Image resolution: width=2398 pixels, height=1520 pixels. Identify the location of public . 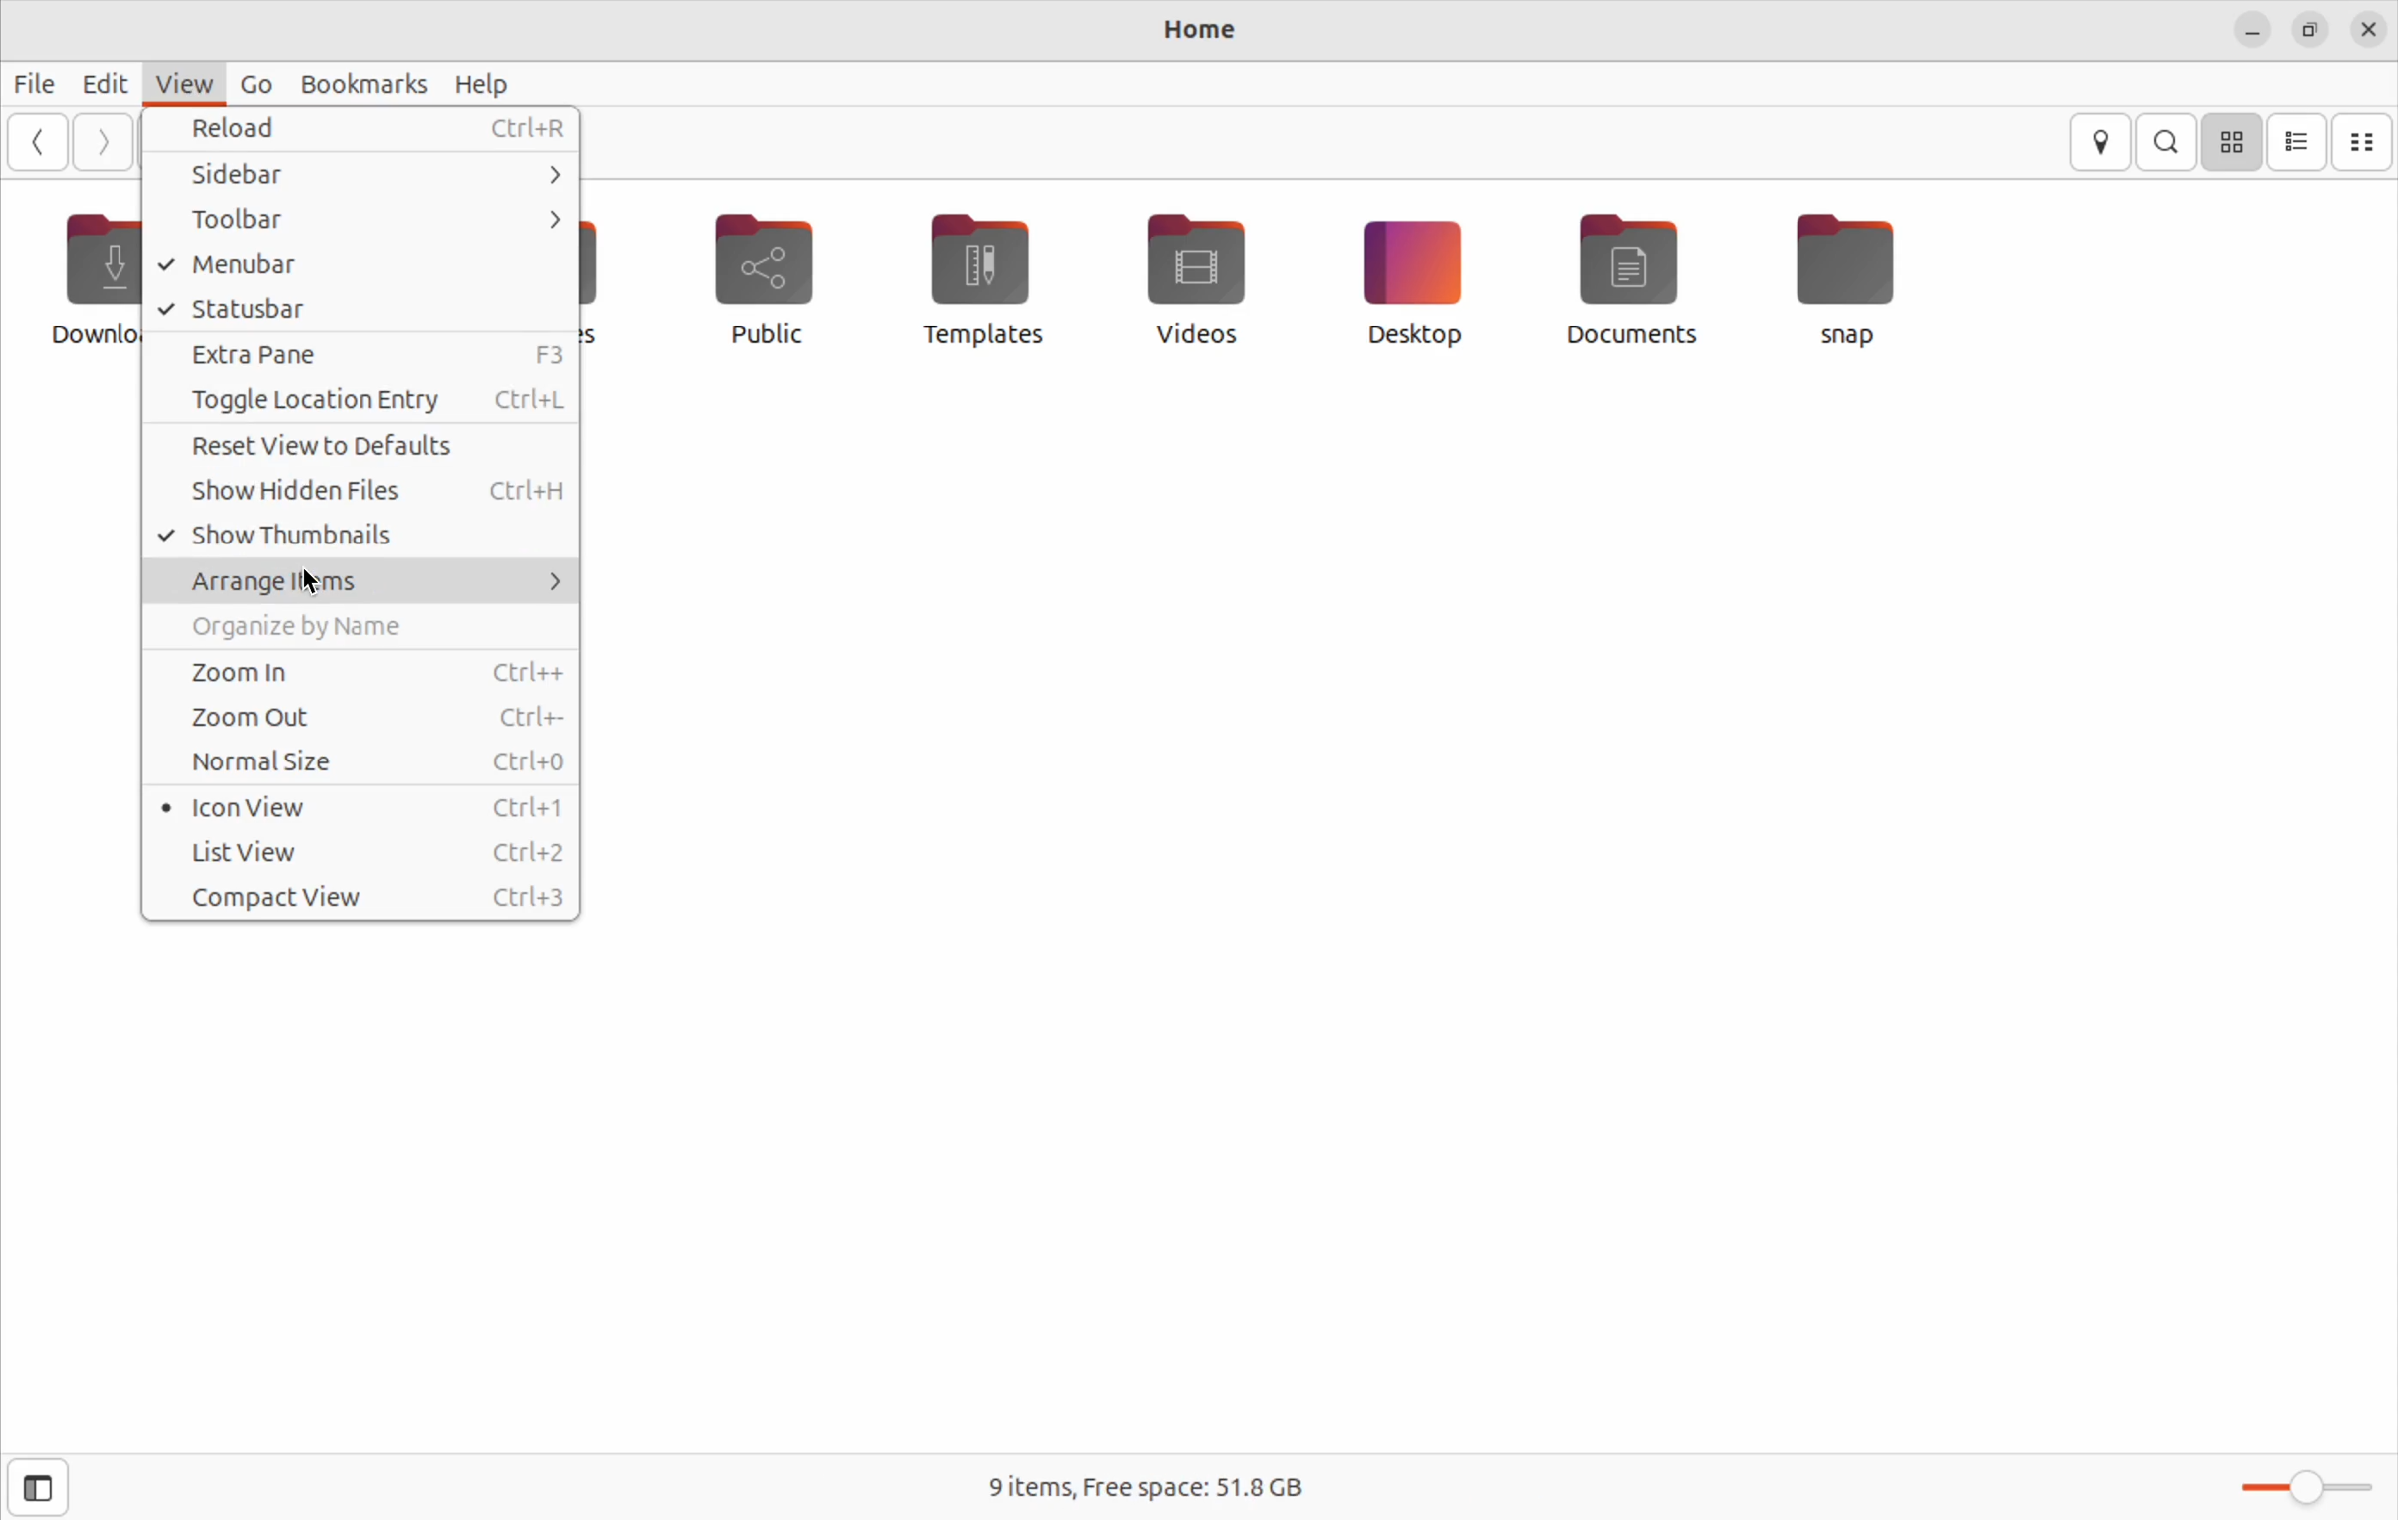
(782, 285).